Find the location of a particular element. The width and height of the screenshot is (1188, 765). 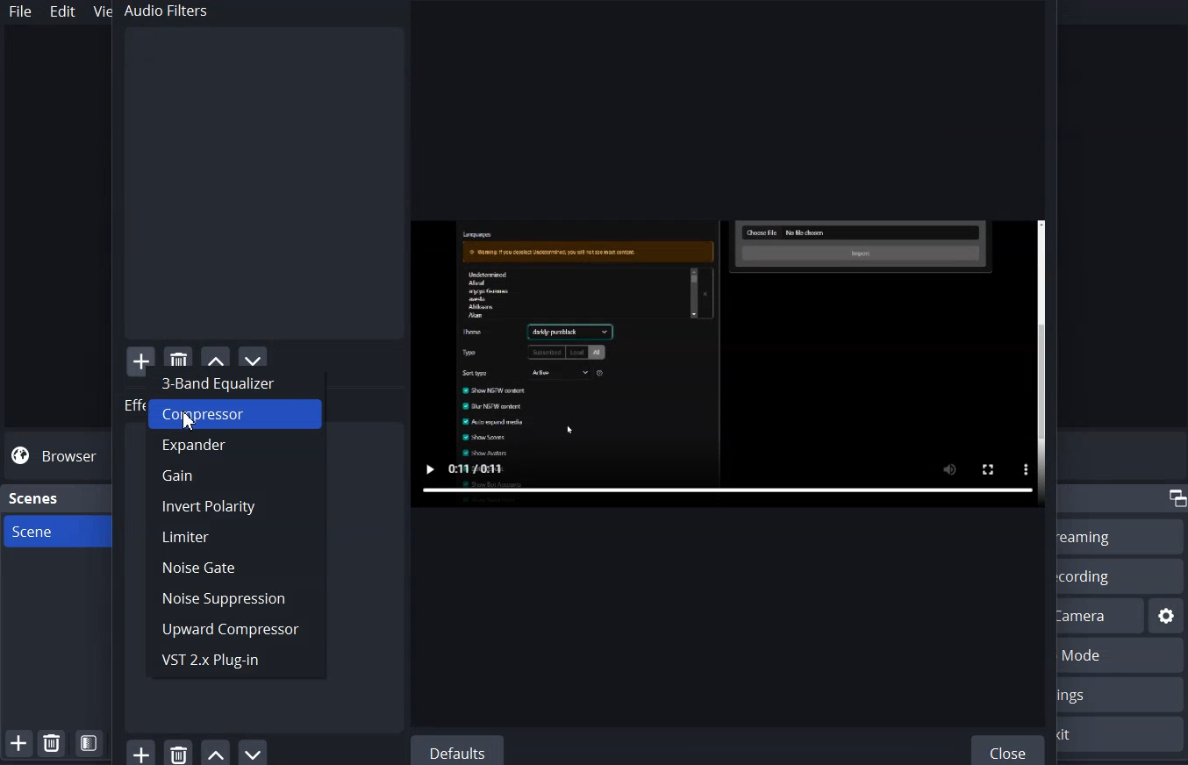

Start Virtual Camera is located at coordinates (1101, 615).